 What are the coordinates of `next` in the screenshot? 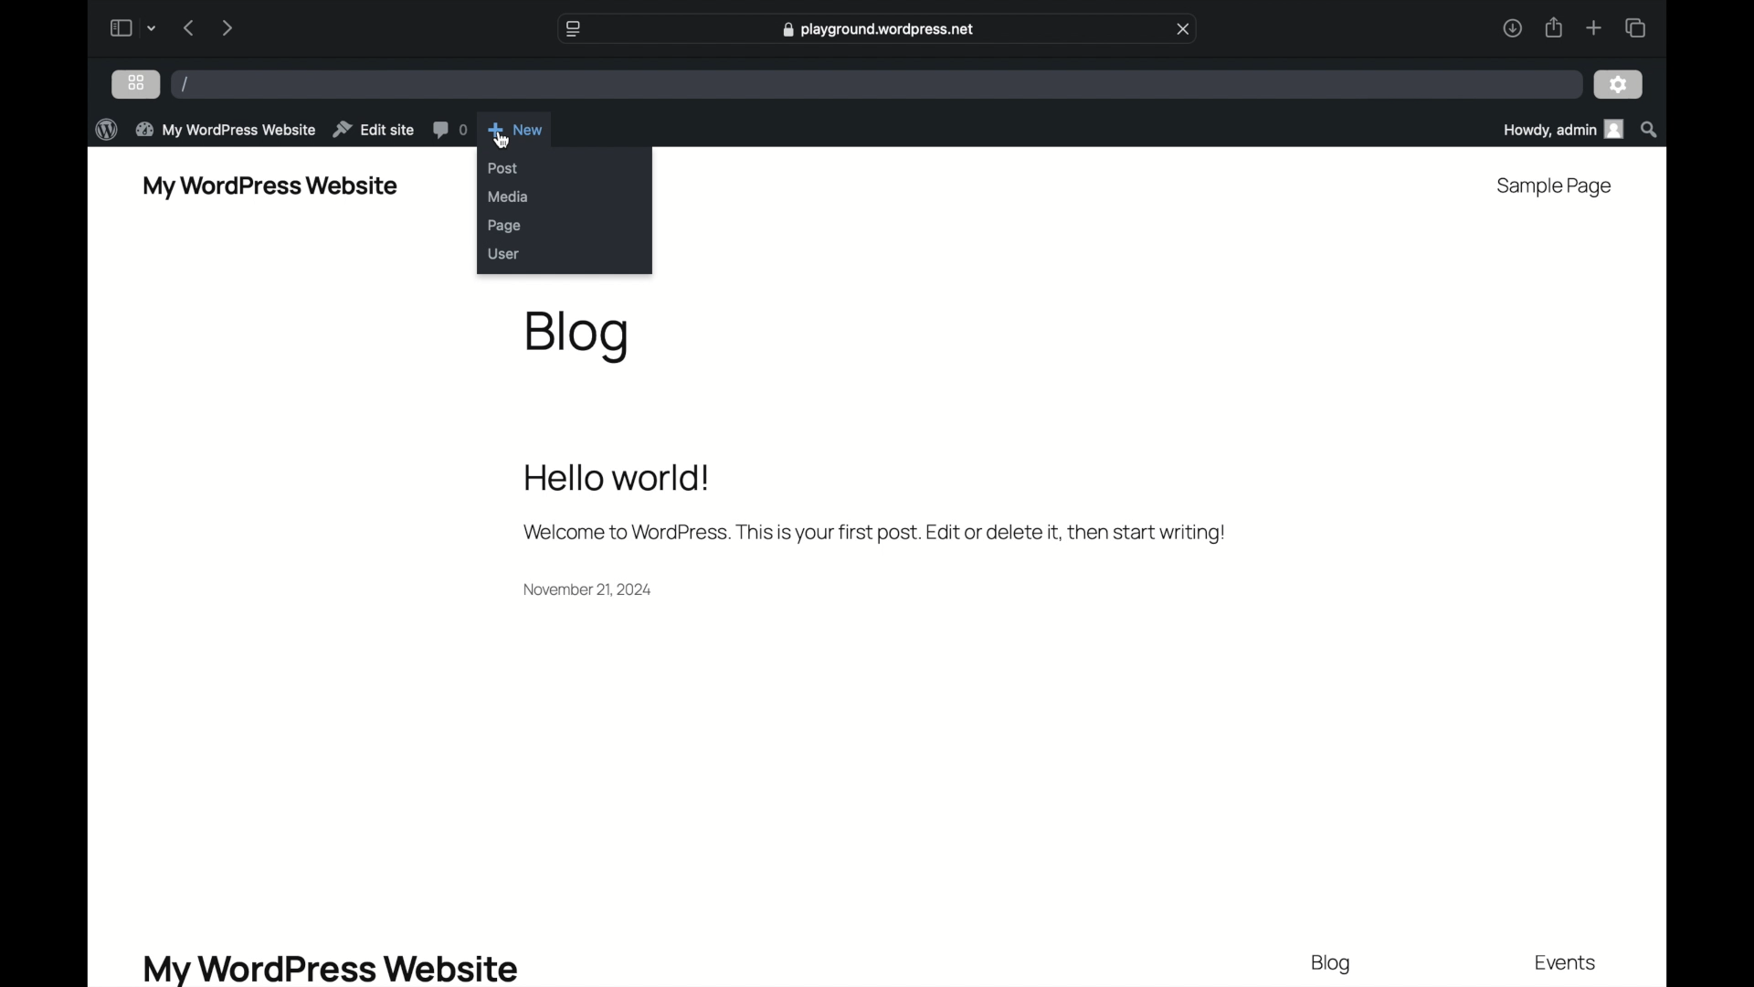 It's located at (227, 27).